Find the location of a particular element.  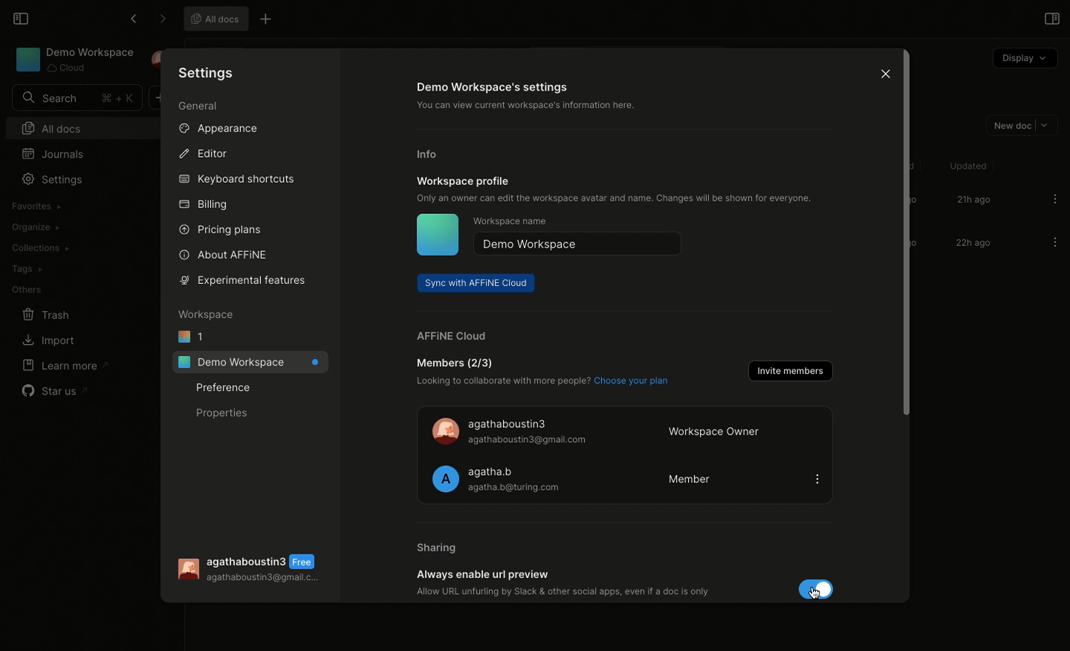

User is located at coordinates (253, 570).